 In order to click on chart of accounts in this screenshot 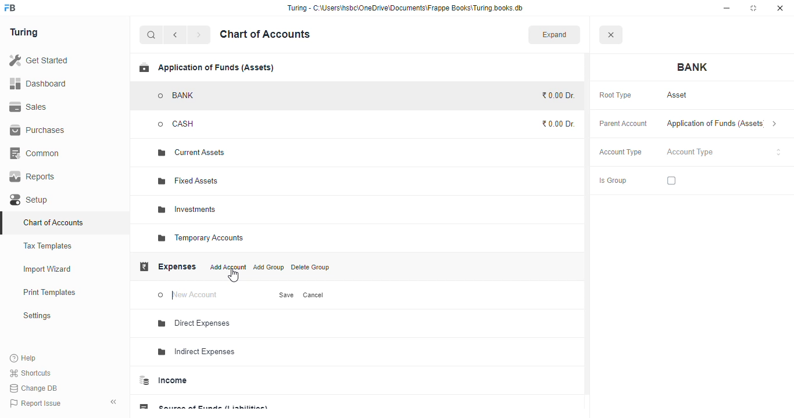, I will do `click(265, 34)`.